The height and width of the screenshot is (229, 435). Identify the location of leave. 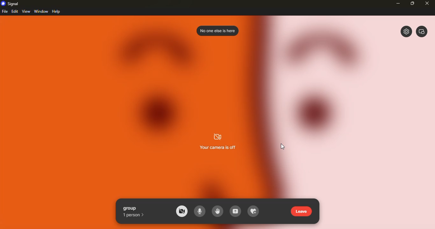
(302, 211).